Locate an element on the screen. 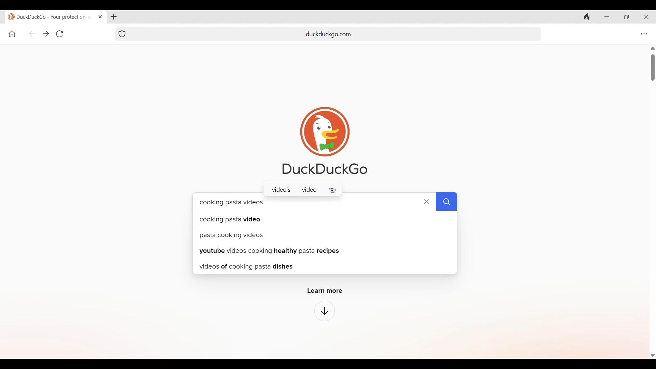 The width and height of the screenshot is (656, 369). Learn more is located at coordinates (325, 291).